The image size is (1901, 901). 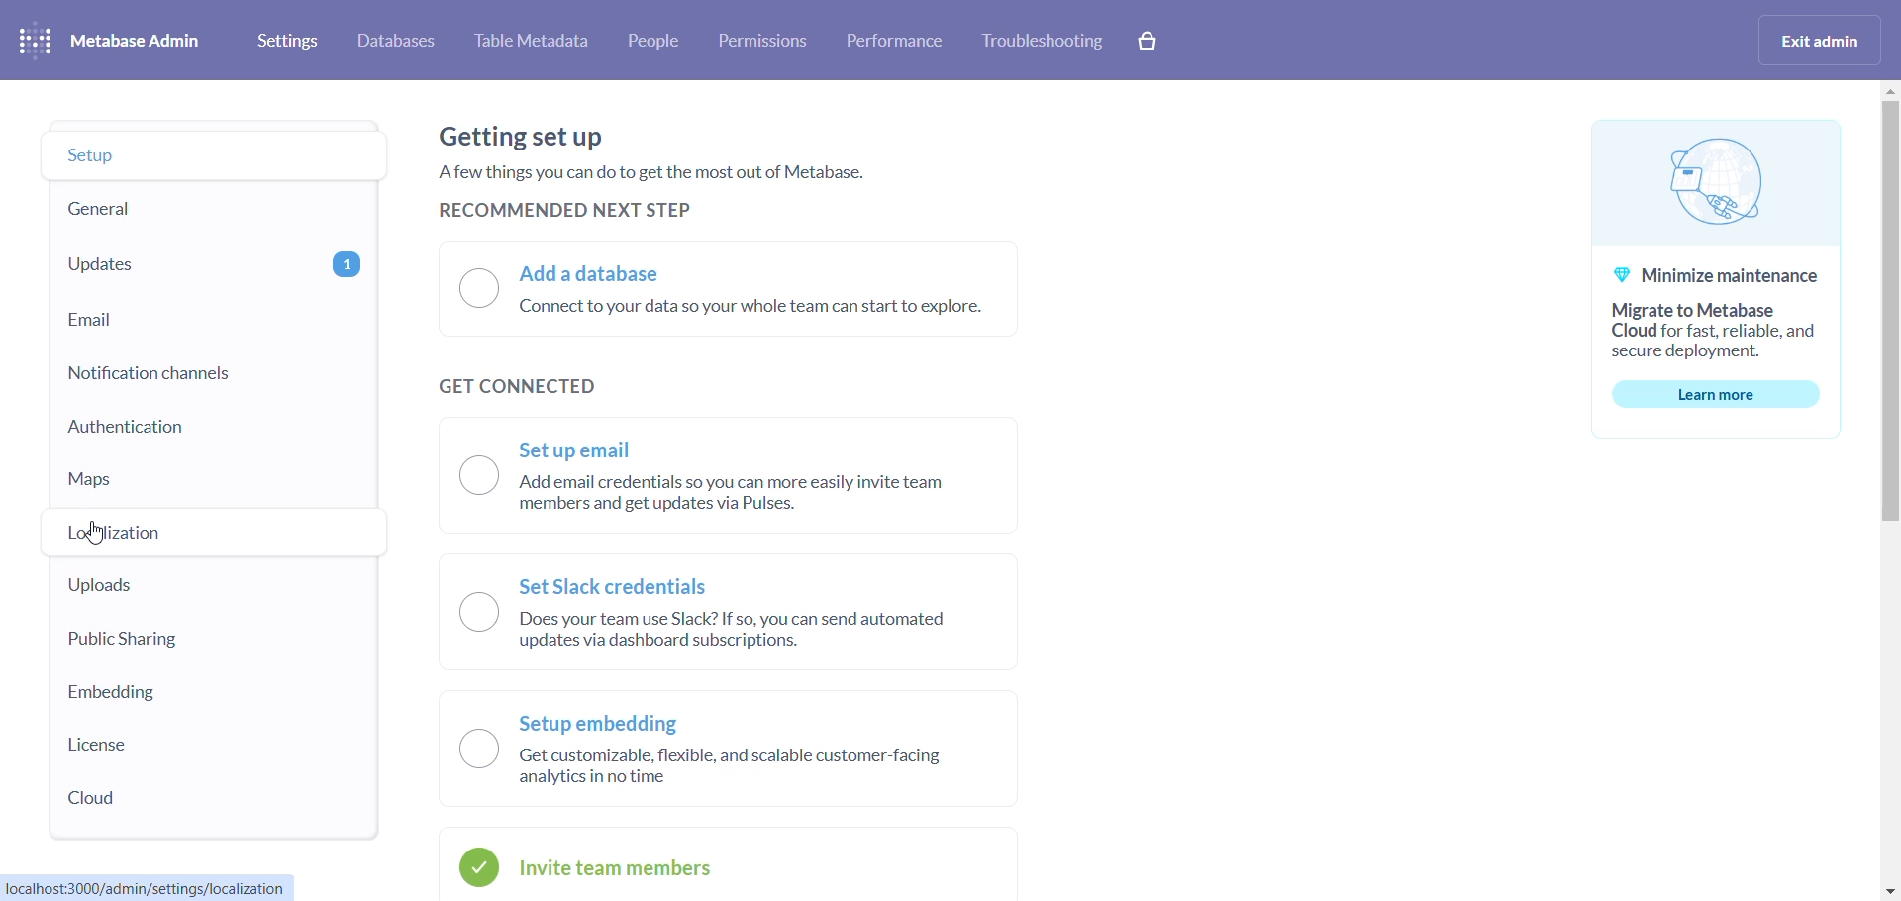 What do you see at coordinates (201, 694) in the screenshot?
I see `embedding` at bounding box center [201, 694].